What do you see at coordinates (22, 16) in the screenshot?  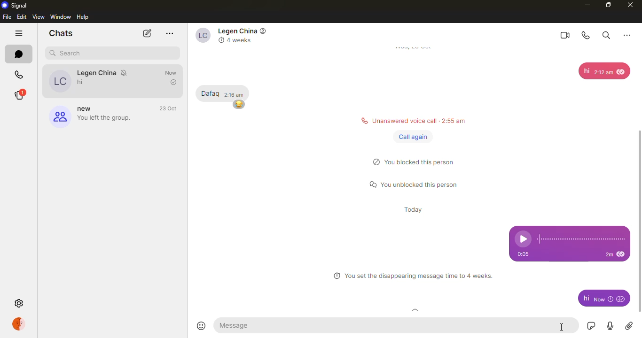 I see `edit` at bounding box center [22, 16].